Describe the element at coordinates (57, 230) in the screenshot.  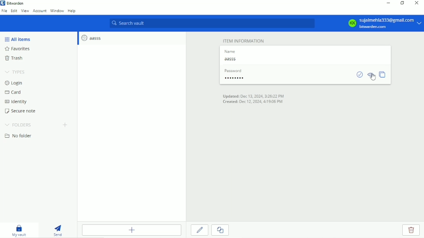
I see `Send` at that location.